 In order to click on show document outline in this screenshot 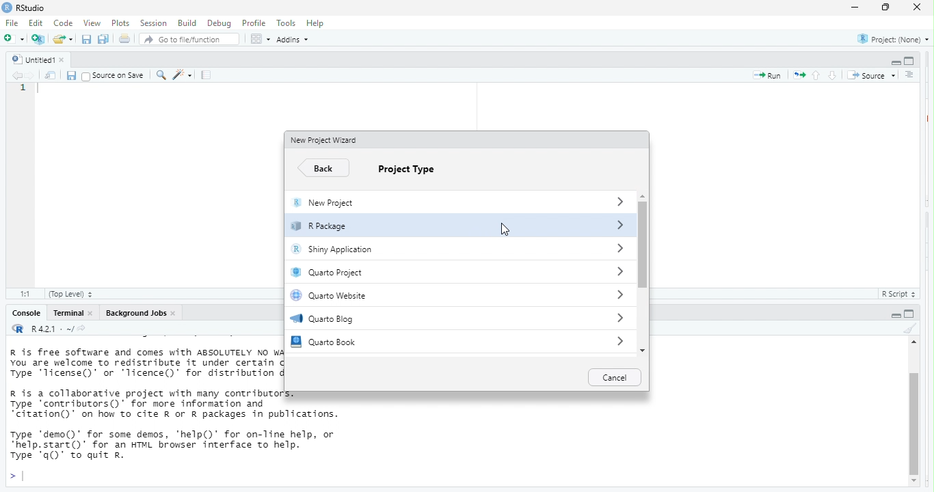, I will do `click(909, 74)`.